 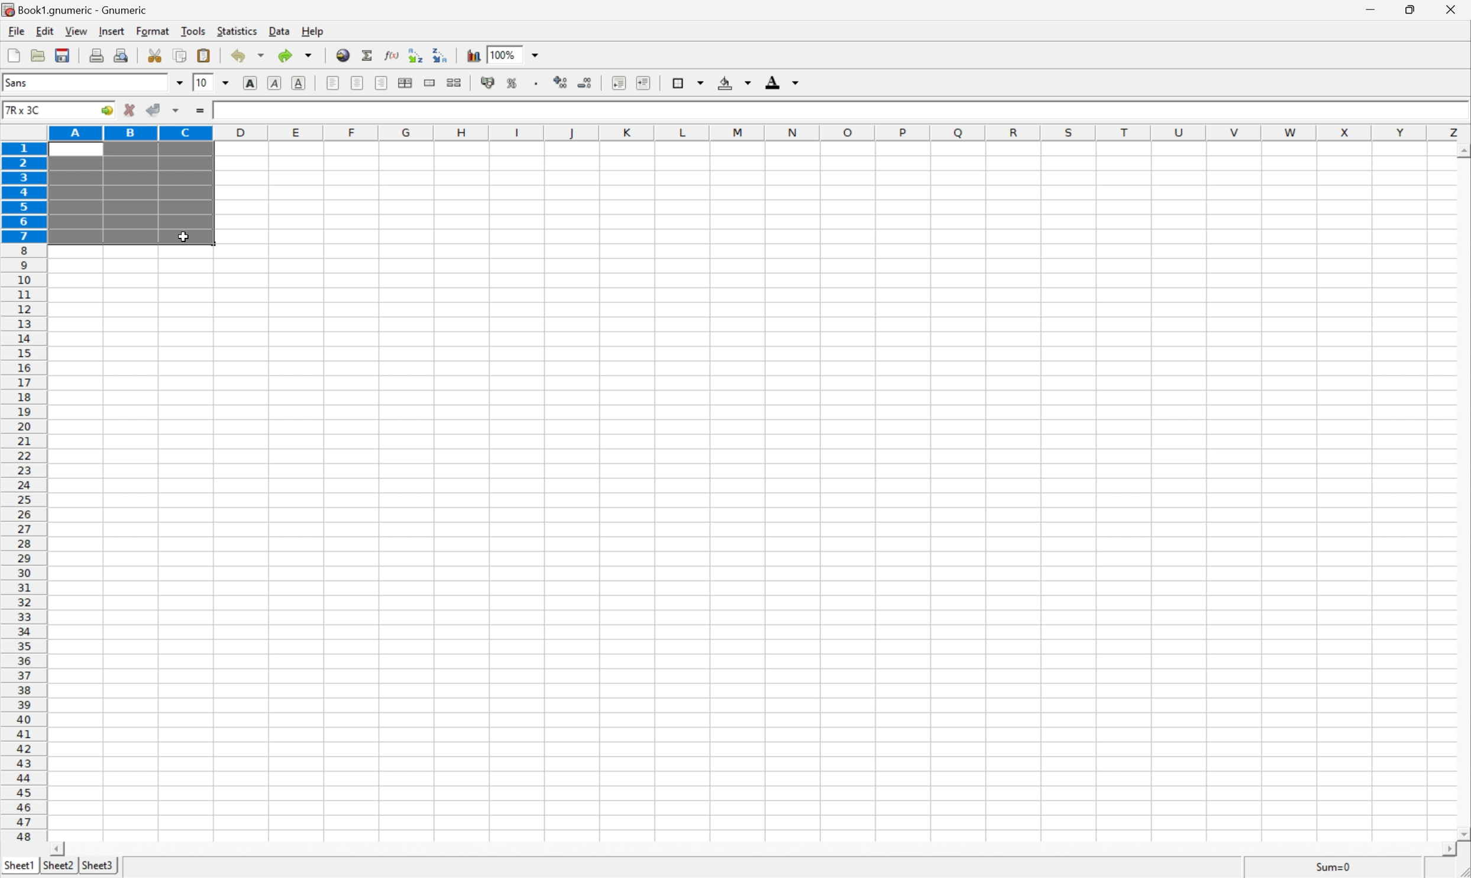 What do you see at coordinates (525, 53) in the screenshot?
I see `Zoom 100%` at bounding box center [525, 53].